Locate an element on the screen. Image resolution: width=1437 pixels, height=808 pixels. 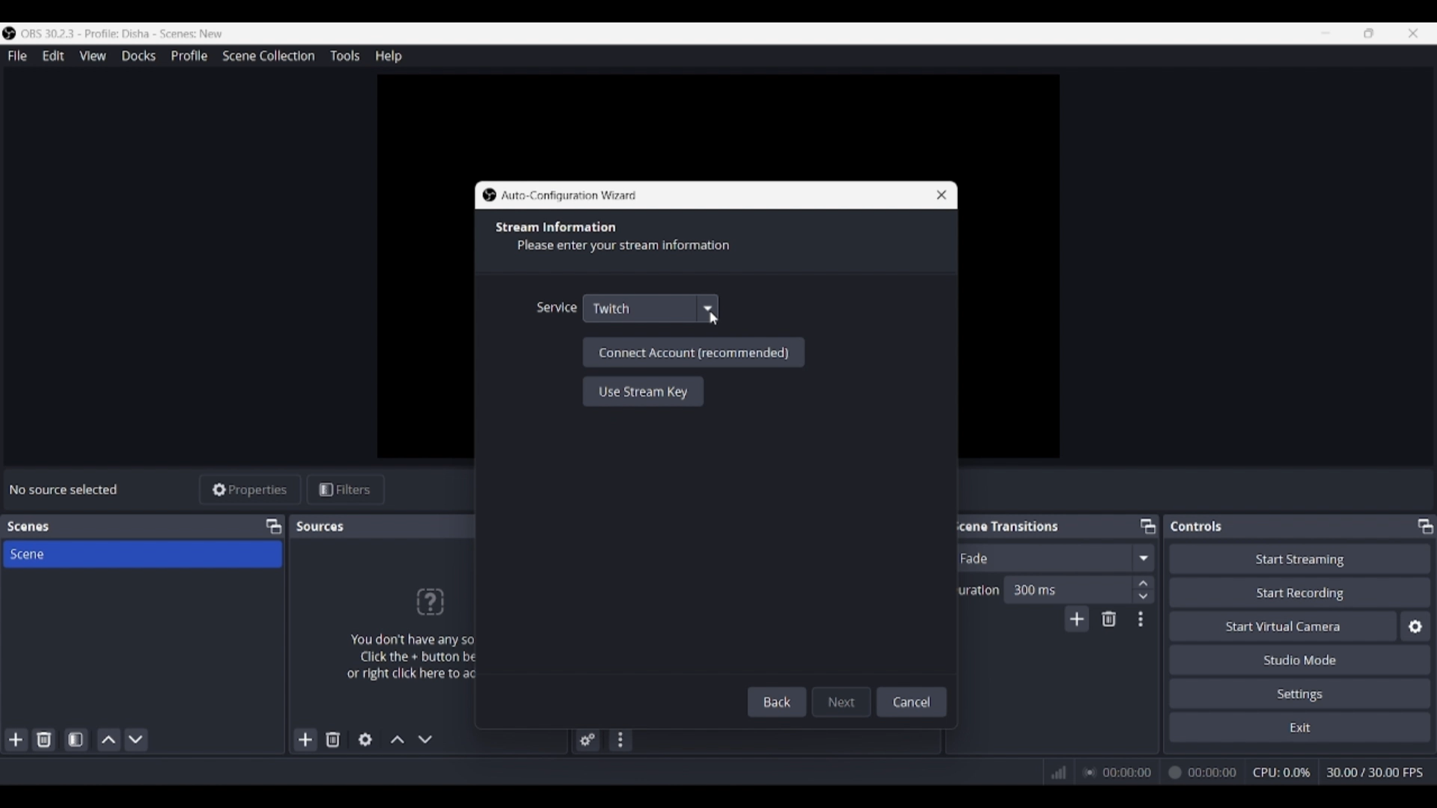
Studio mode is located at coordinates (1300, 659).